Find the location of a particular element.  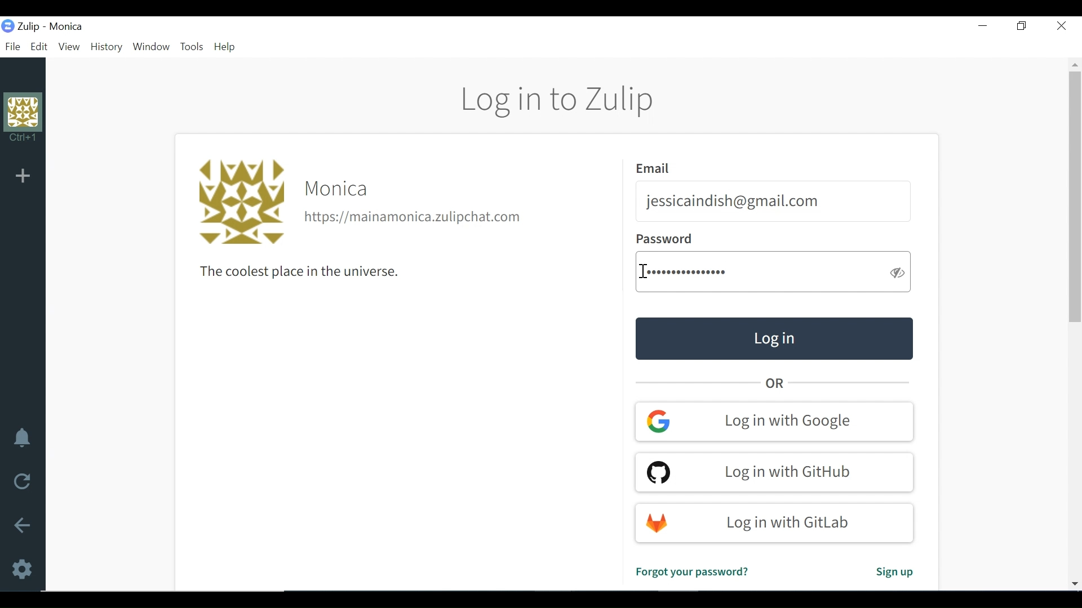

minimize is located at coordinates (982, 26).